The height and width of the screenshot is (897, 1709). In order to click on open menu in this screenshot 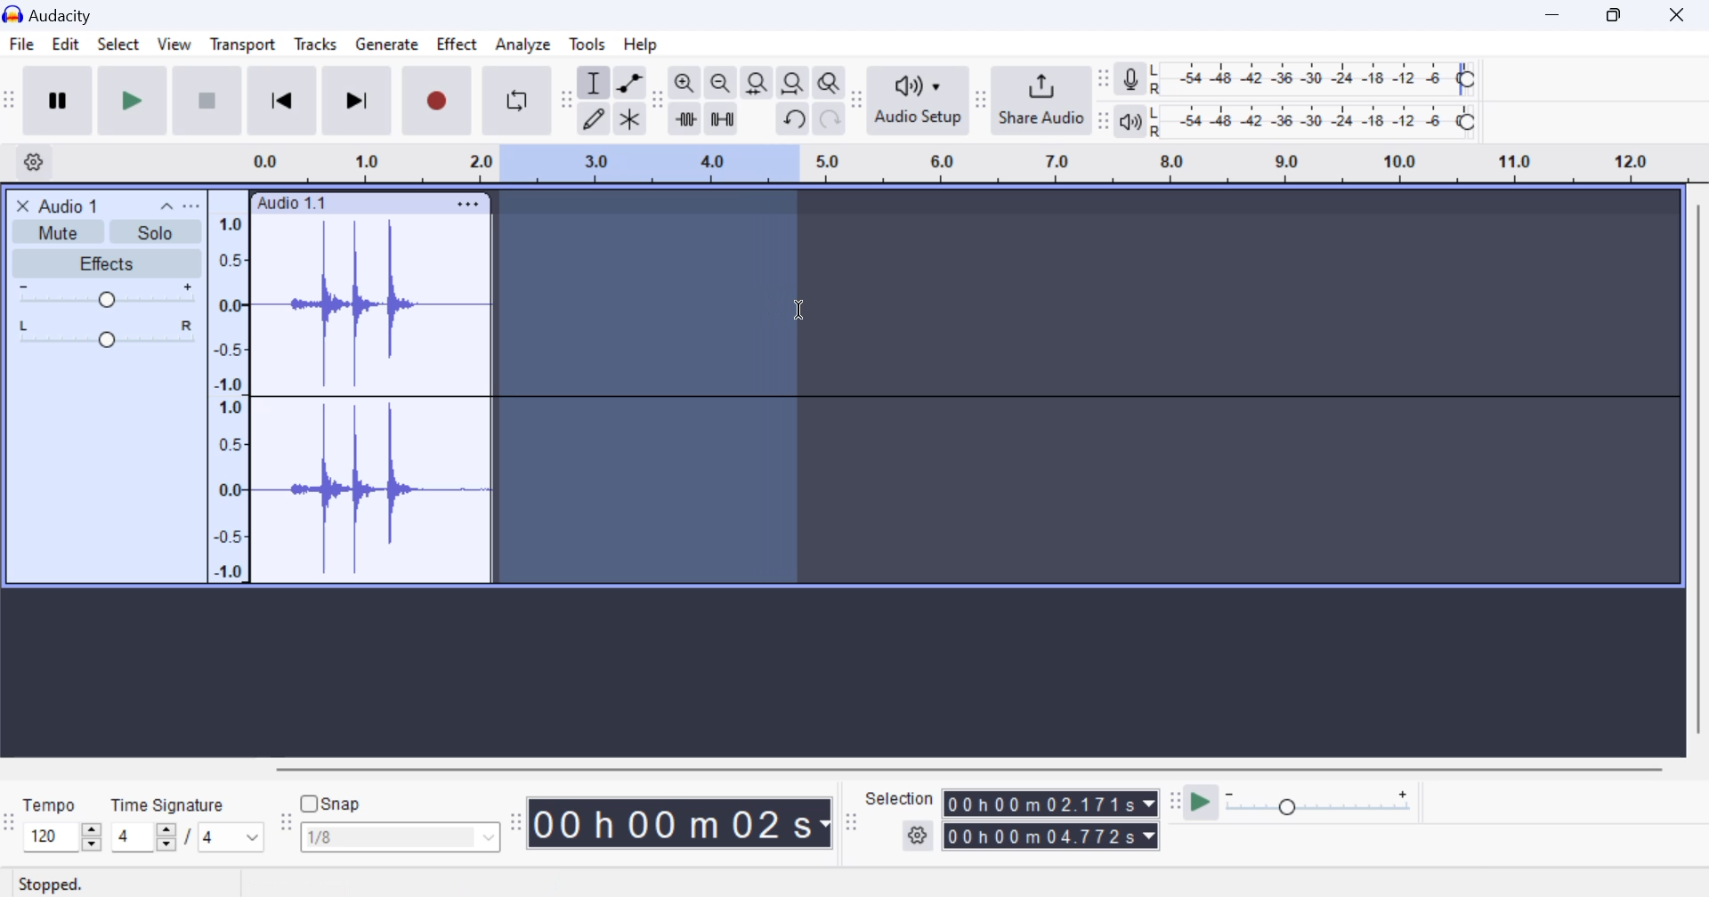, I will do `click(191, 206)`.